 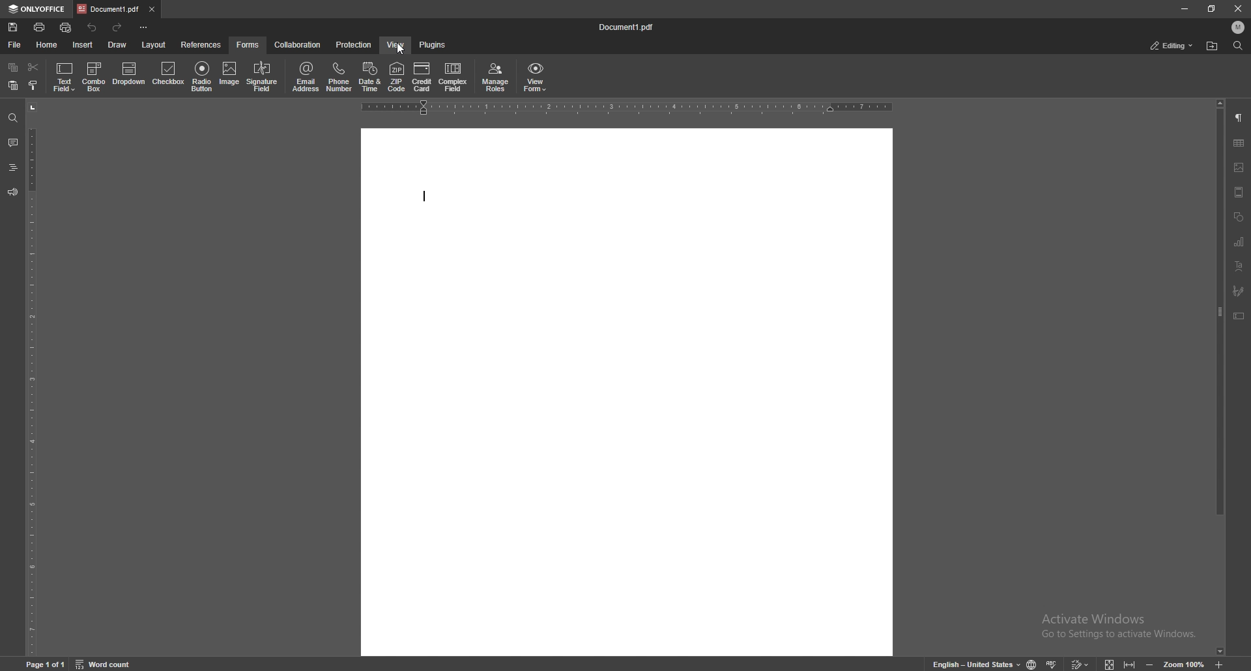 What do you see at coordinates (13, 167) in the screenshot?
I see `heading` at bounding box center [13, 167].